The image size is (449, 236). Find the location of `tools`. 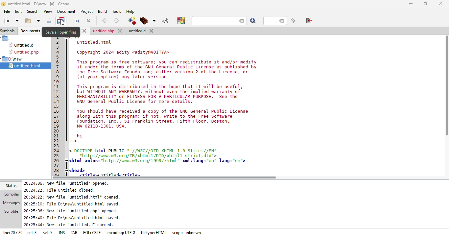

tools is located at coordinates (117, 12).